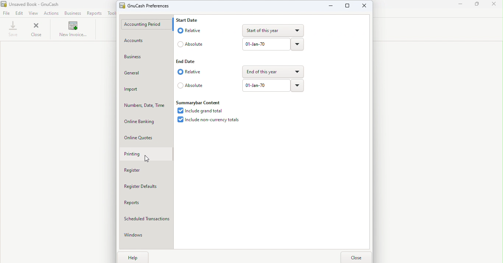 The width and height of the screenshot is (503, 263). What do you see at coordinates (201, 111) in the screenshot?
I see `Include grand total` at bounding box center [201, 111].